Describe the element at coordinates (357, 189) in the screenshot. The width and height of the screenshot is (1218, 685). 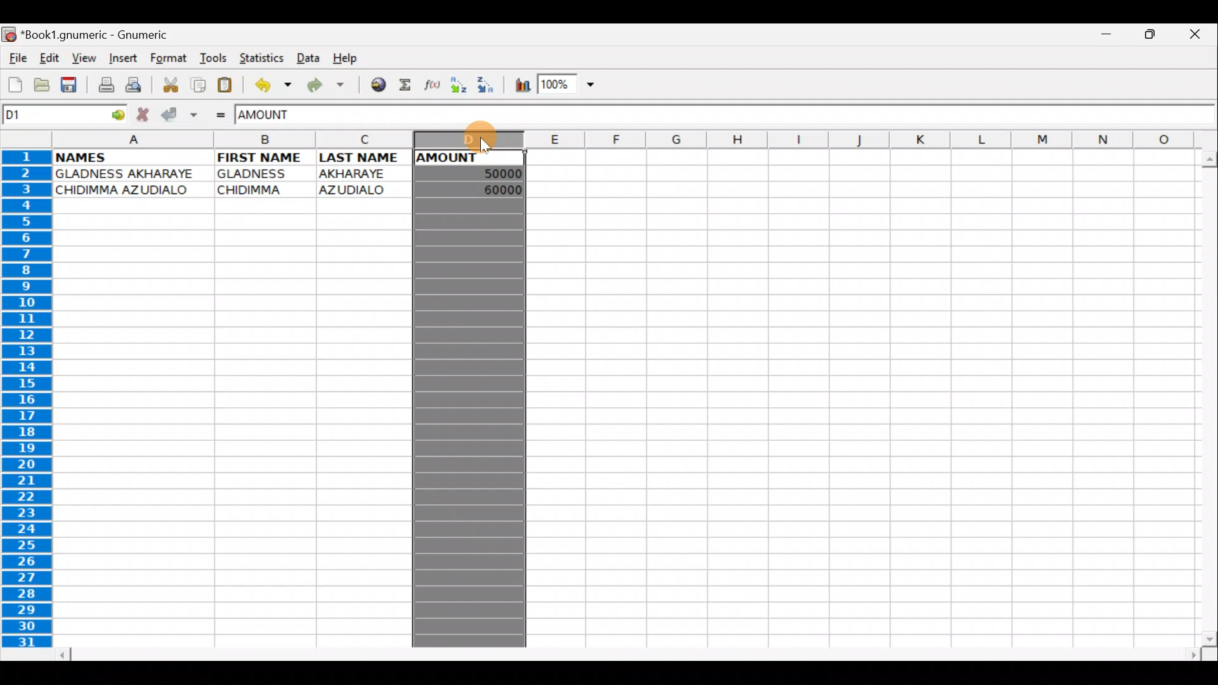
I see `AZUDIALO` at that location.